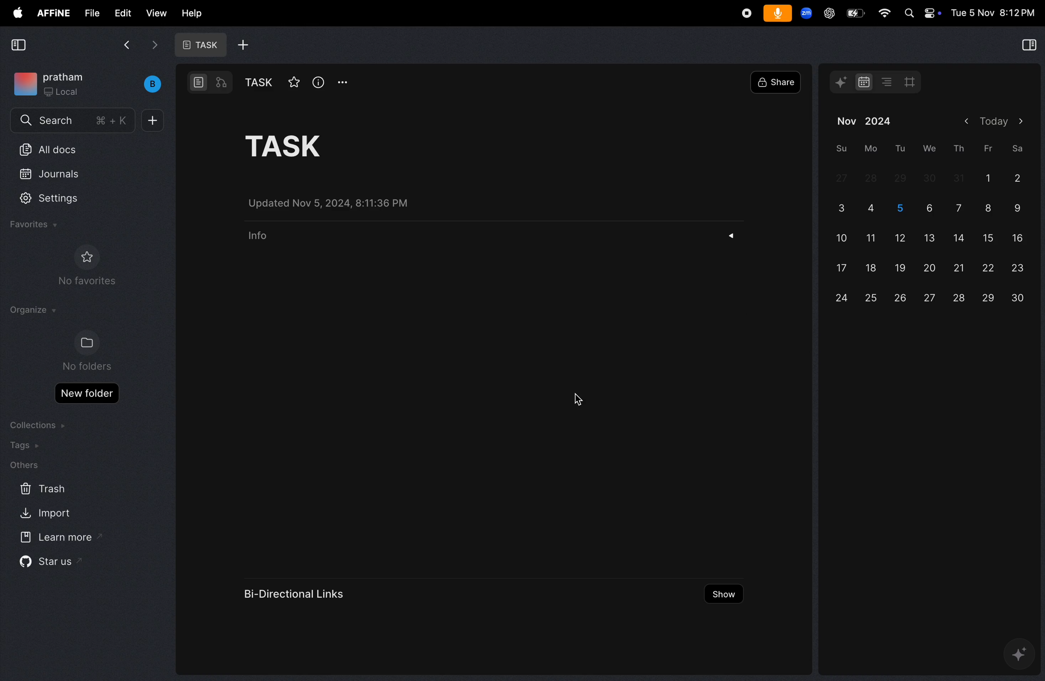 The height and width of the screenshot is (681, 1045). What do you see at coordinates (913, 82) in the screenshot?
I see `grid` at bounding box center [913, 82].